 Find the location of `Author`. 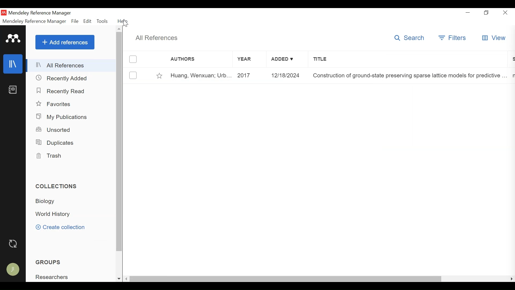

Author is located at coordinates (193, 60).